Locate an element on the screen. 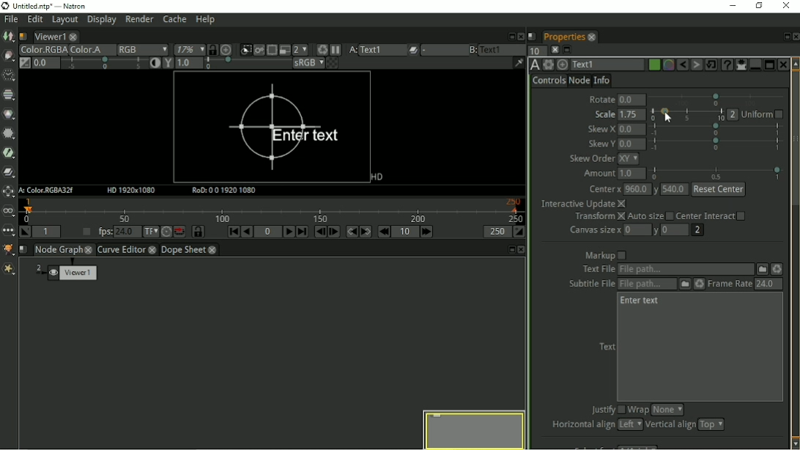 The width and height of the screenshot is (800, 450). Set the playback out point is located at coordinates (519, 232).